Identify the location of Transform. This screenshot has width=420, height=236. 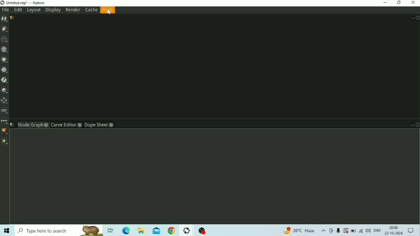
(5, 100).